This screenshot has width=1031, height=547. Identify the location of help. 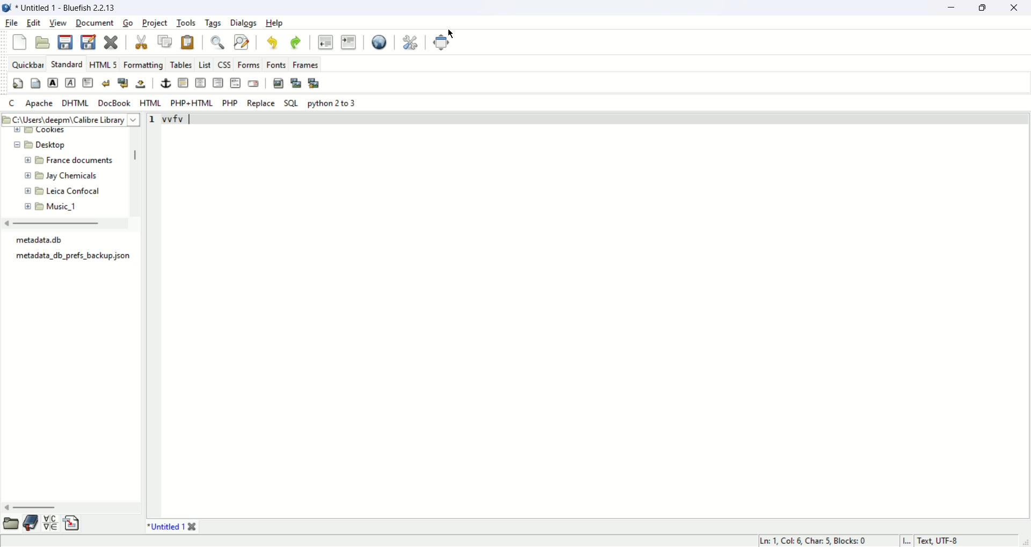
(276, 23).